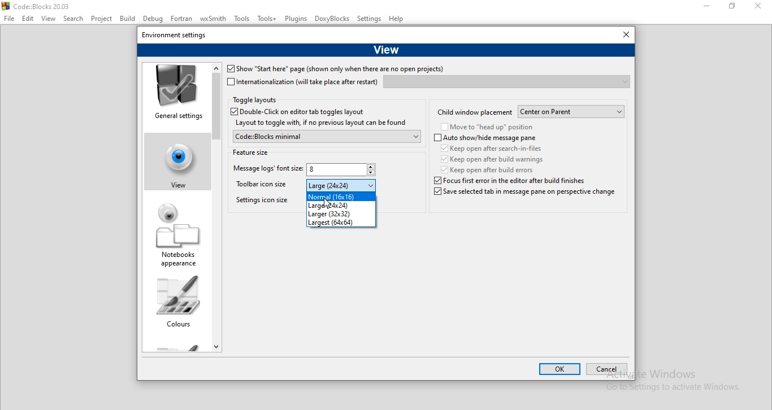 This screenshot has height=410, width=772. What do you see at coordinates (296, 19) in the screenshot?
I see `Plugins` at bounding box center [296, 19].